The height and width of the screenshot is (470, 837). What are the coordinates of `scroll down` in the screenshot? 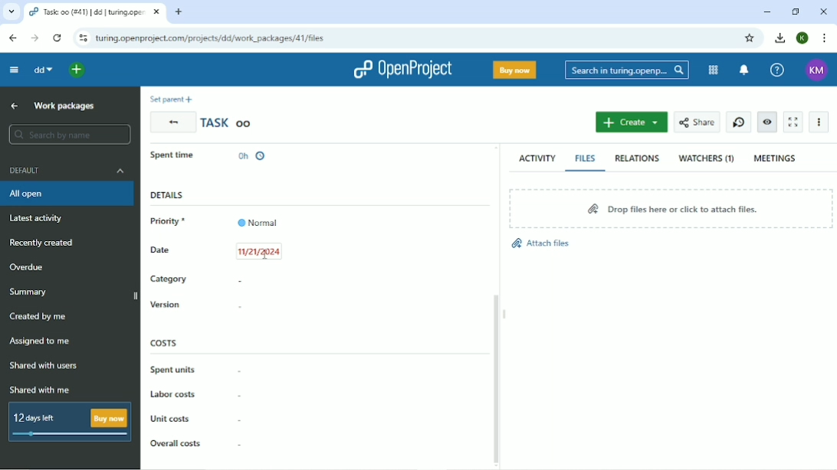 It's located at (497, 465).